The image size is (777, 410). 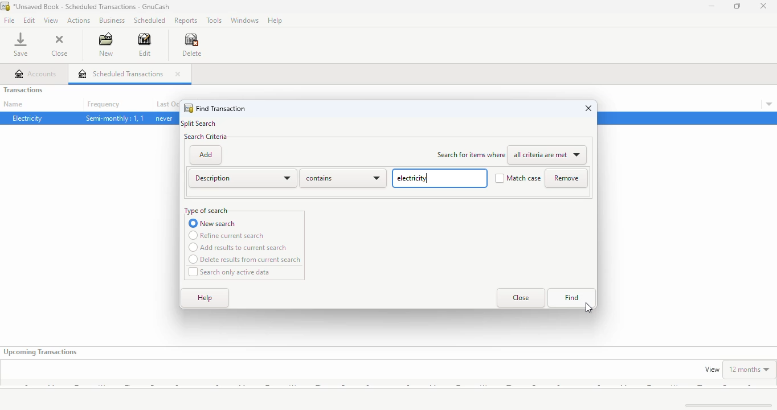 What do you see at coordinates (150, 20) in the screenshot?
I see `scheduled` at bounding box center [150, 20].